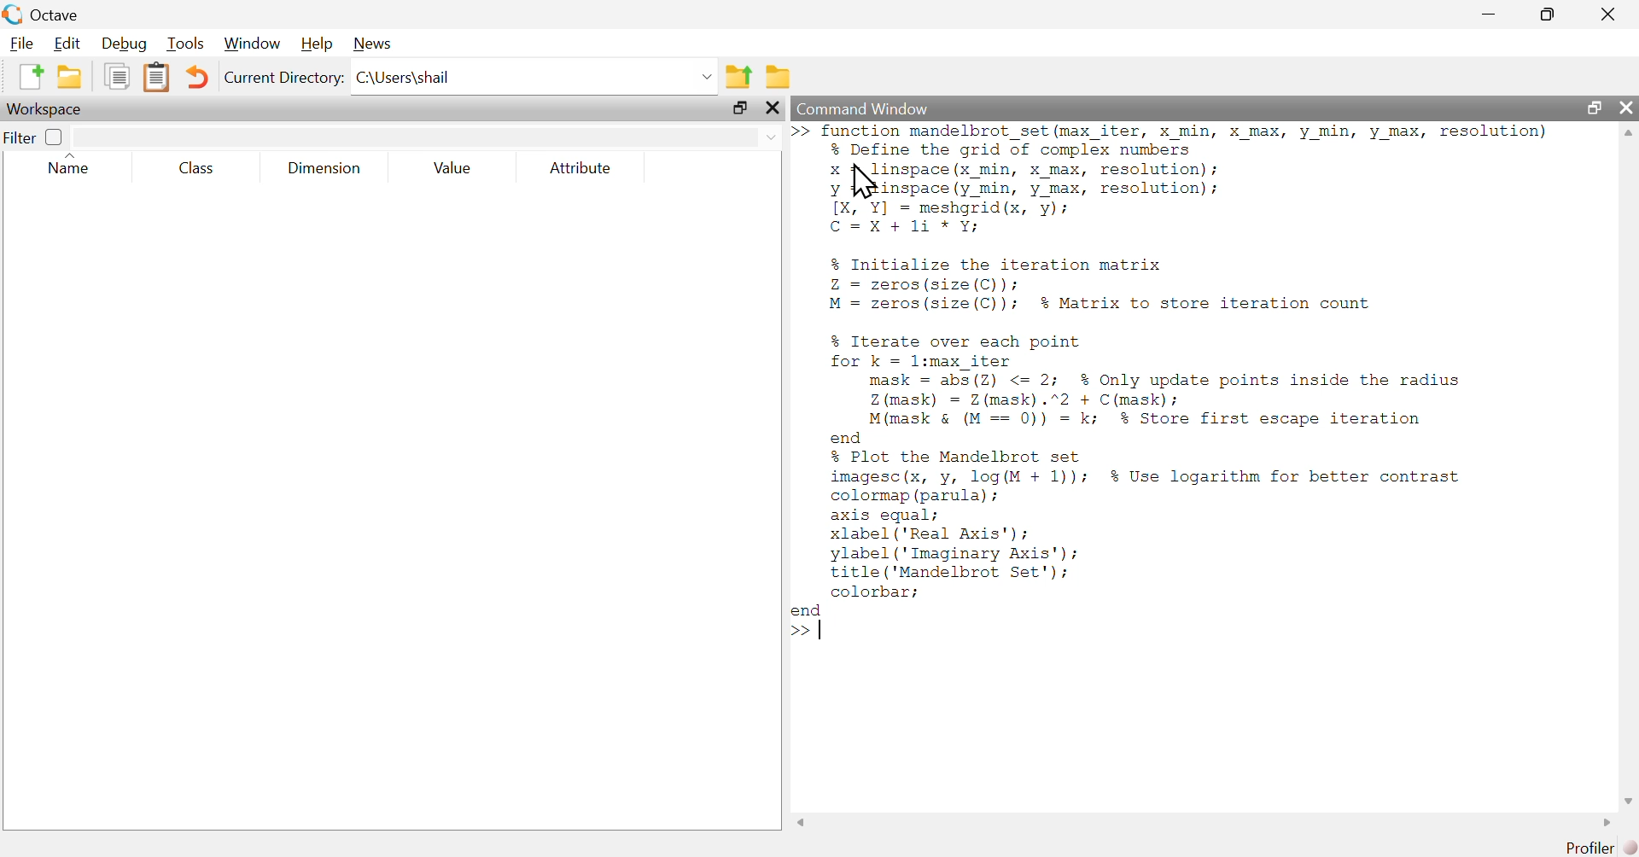 This screenshot has width=1639, height=857. What do you see at coordinates (371, 44) in the screenshot?
I see `News` at bounding box center [371, 44].